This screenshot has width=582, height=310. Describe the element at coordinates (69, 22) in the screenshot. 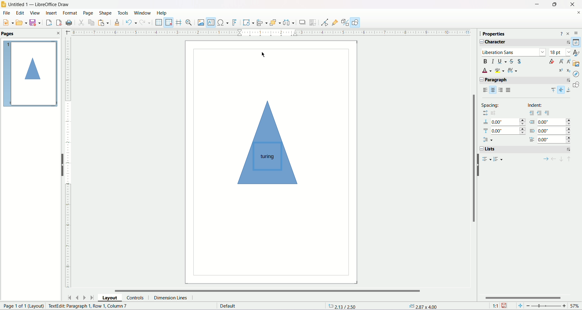

I see `Print` at that location.